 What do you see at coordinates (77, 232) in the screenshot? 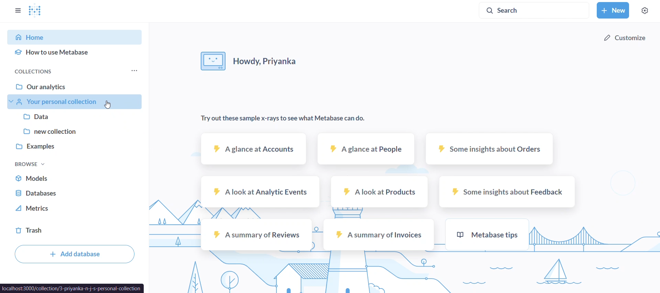
I see `trash` at bounding box center [77, 232].